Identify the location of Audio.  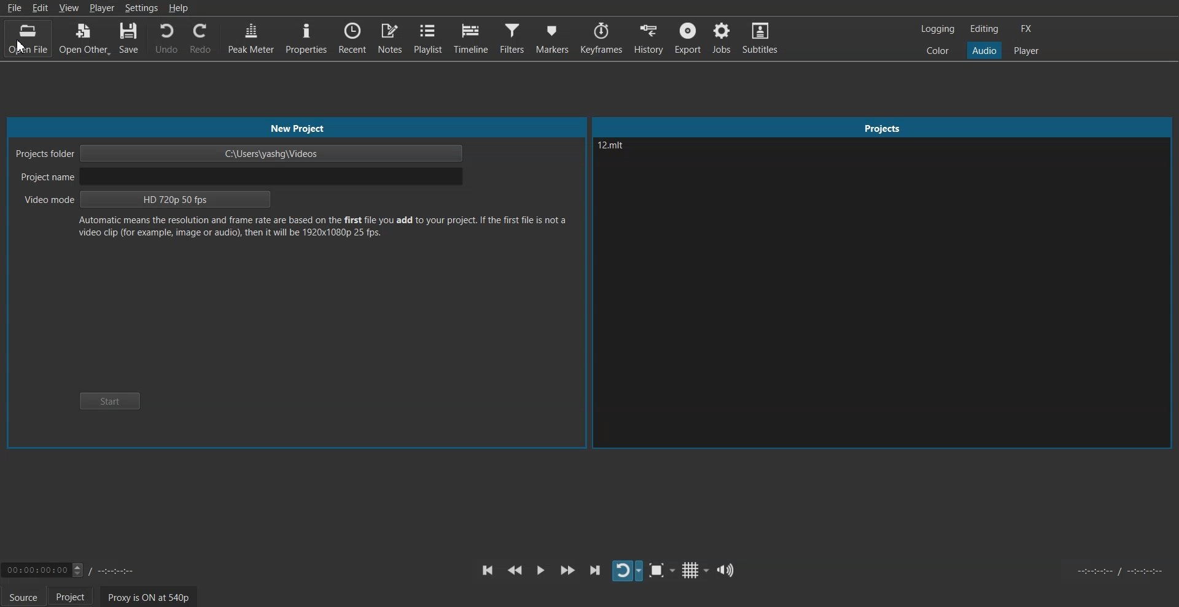
(984, 50).